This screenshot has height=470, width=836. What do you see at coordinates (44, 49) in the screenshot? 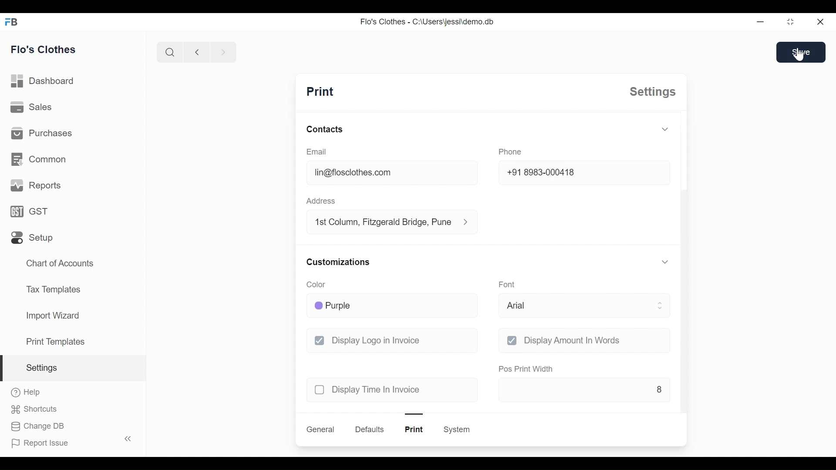
I see `flo's clothes` at bounding box center [44, 49].